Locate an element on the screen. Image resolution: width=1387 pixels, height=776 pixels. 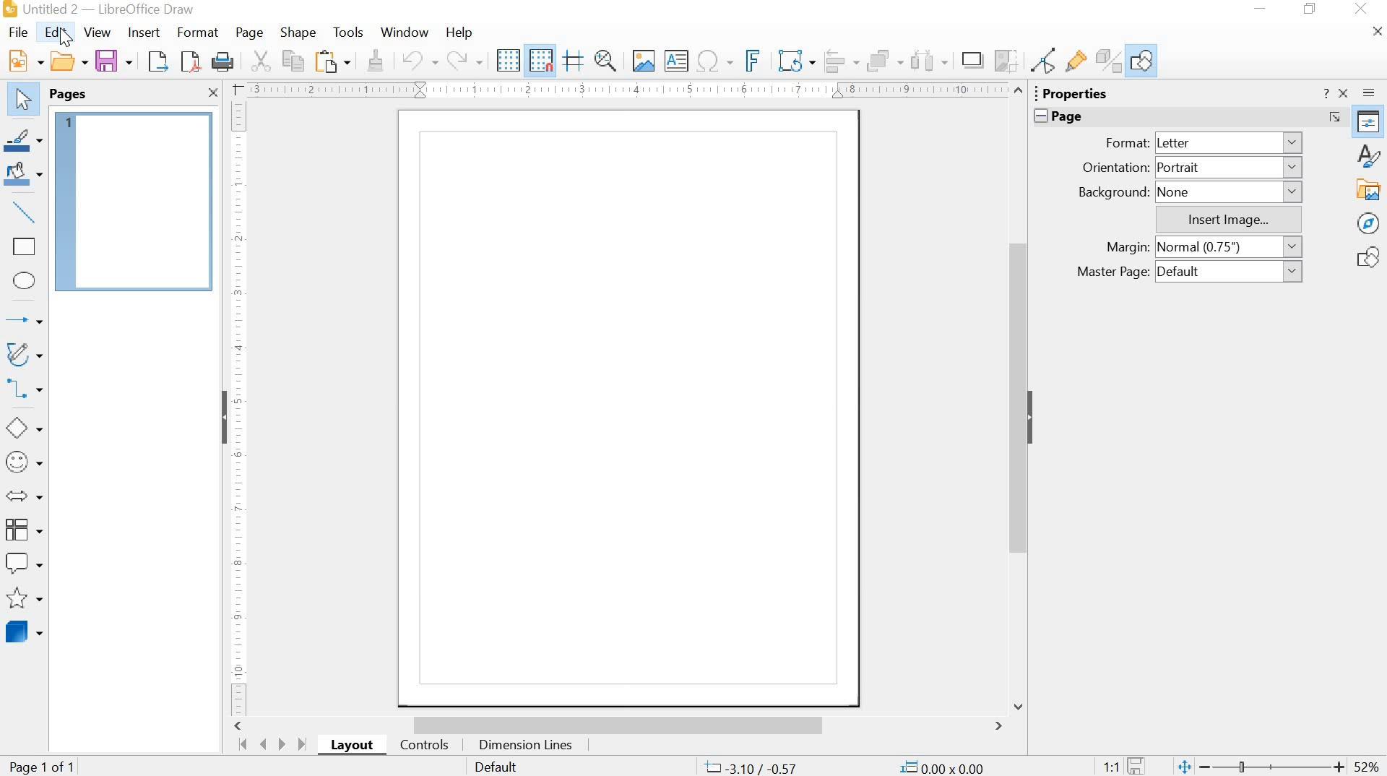
Export Directly as PDF is located at coordinates (193, 61).